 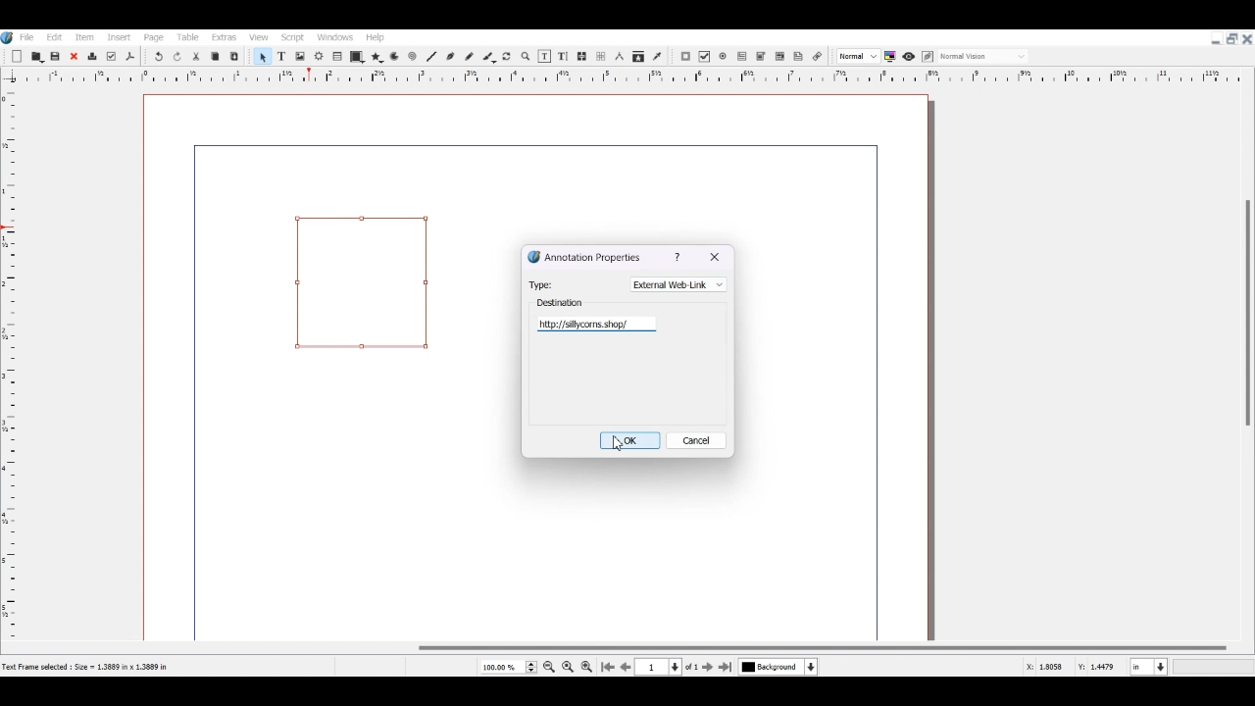 I want to click on File, so click(x=28, y=36).